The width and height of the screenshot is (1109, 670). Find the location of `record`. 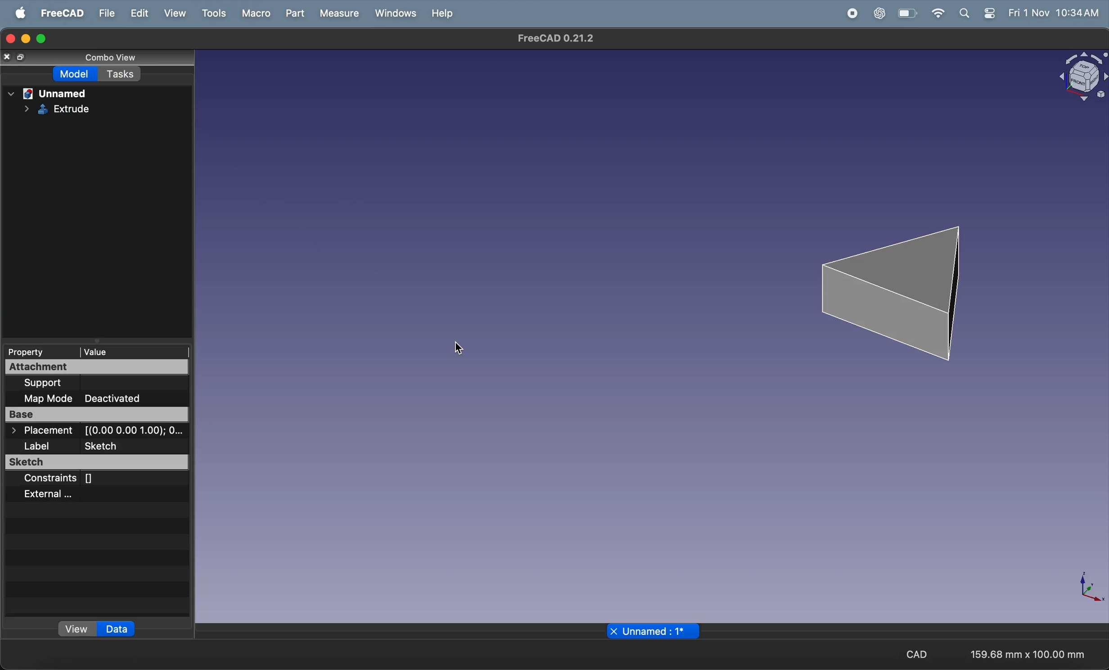

record is located at coordinates (853, 13).